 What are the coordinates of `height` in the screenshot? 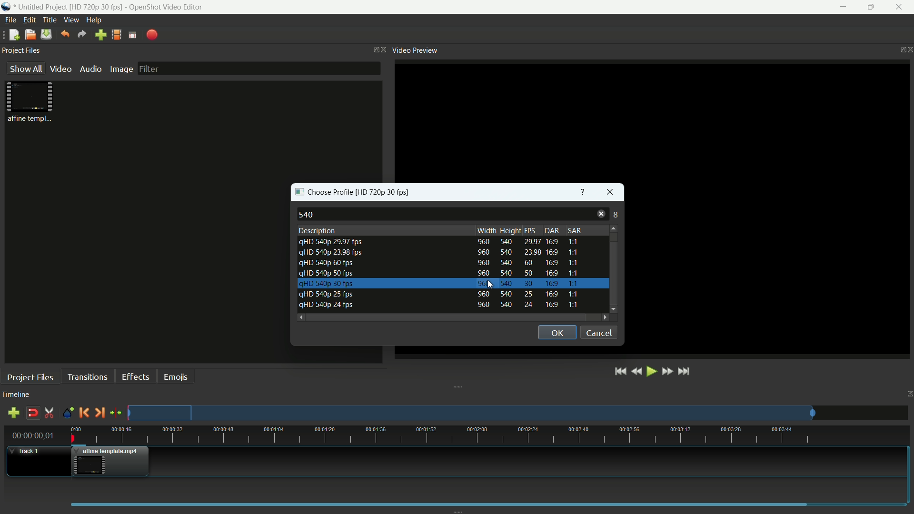 It's located at (510, 230).